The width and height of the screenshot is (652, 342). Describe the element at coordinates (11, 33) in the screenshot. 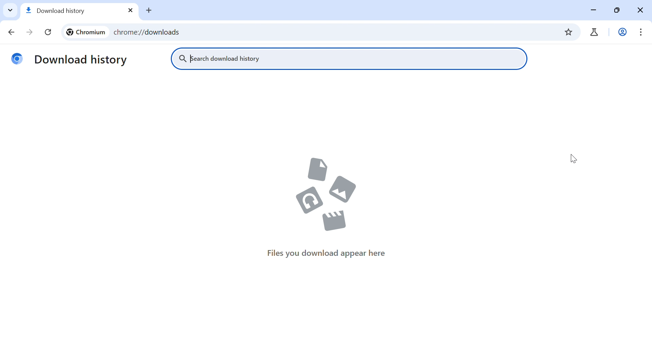

I see `Back` at that location.